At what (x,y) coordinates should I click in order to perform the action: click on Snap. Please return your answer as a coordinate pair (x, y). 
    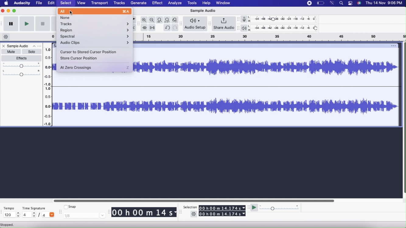
    Looking at the image, I should click on (71, 207).